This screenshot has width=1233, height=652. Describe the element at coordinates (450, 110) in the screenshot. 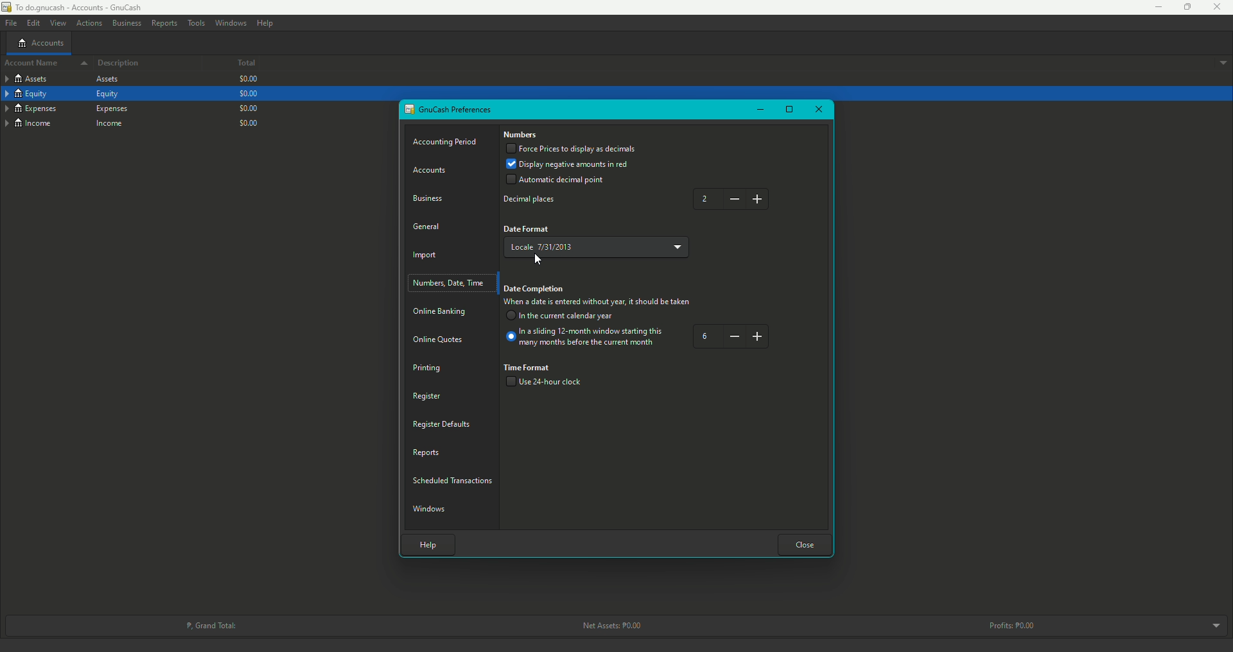

I see `Preferences` at that location.